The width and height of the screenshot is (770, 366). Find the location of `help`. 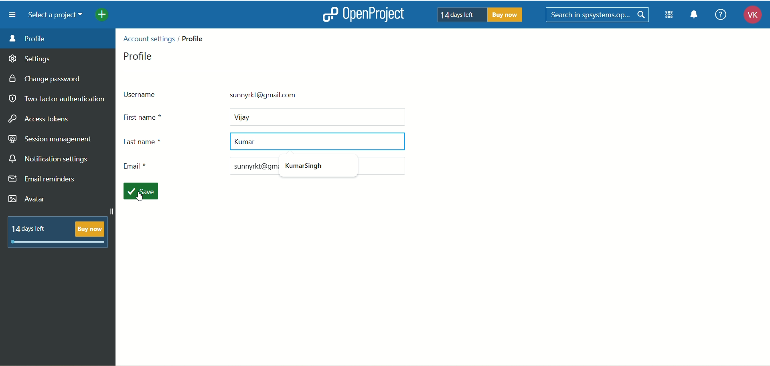

help is located at coordinates (720, 14).